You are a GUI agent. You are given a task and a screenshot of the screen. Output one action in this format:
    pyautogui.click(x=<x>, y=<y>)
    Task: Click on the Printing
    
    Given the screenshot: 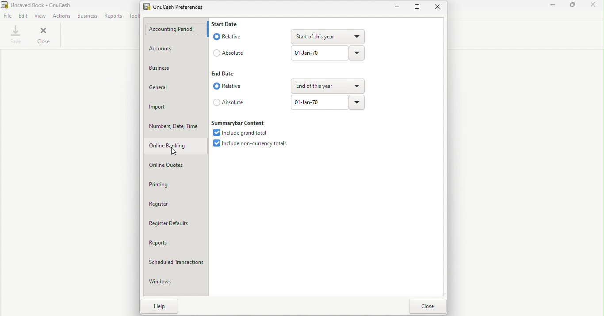 What is the action you would take?
    pyautogui.click(x=176, y=185)
    